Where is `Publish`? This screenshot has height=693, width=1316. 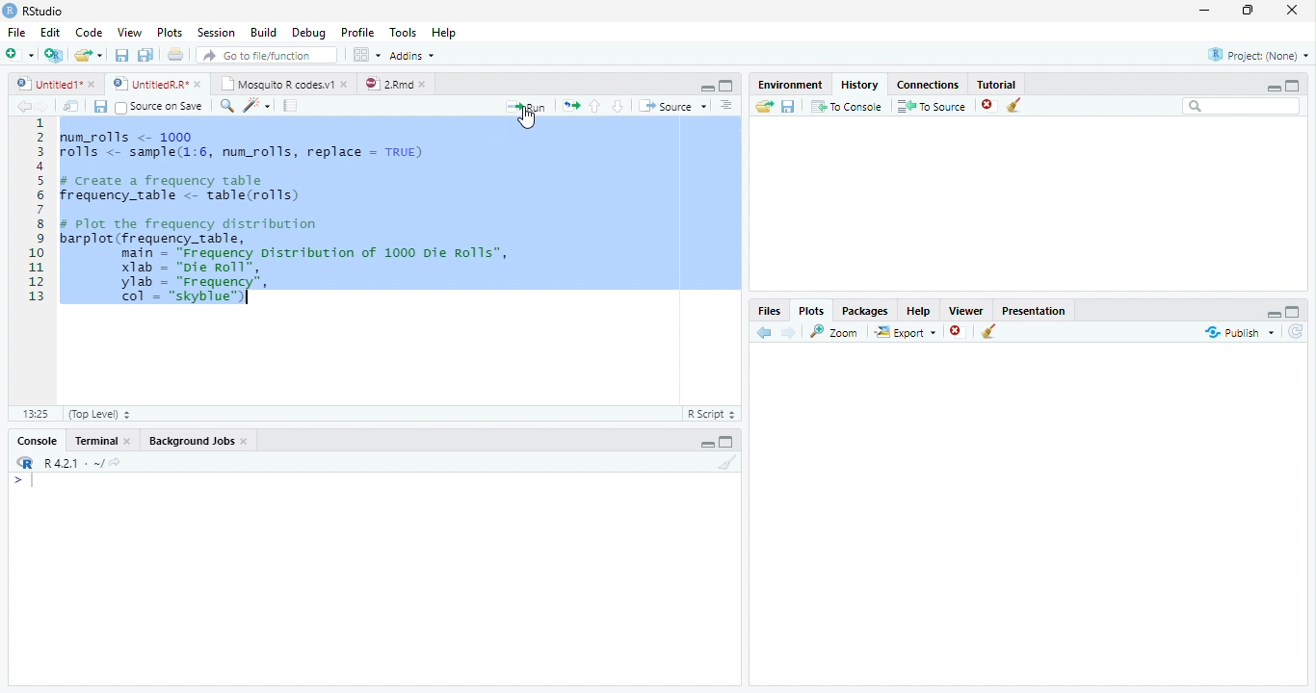 Publish is located at coordinates (1237, 333).